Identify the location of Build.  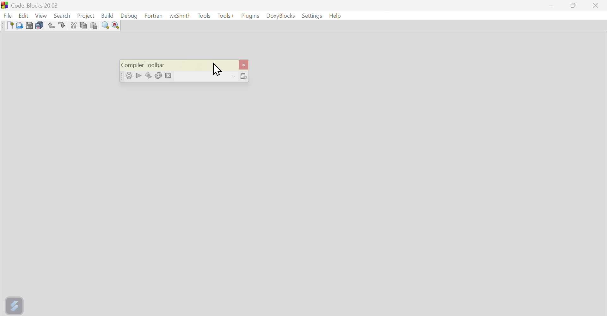
(109, 14).